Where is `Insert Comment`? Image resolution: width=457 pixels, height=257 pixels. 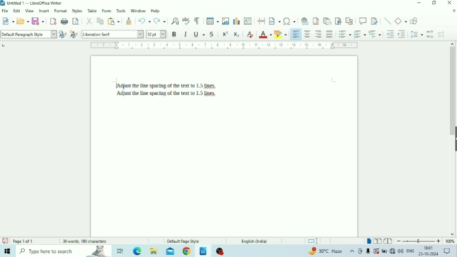
Insert Comment is located at coordinates (363, 21).